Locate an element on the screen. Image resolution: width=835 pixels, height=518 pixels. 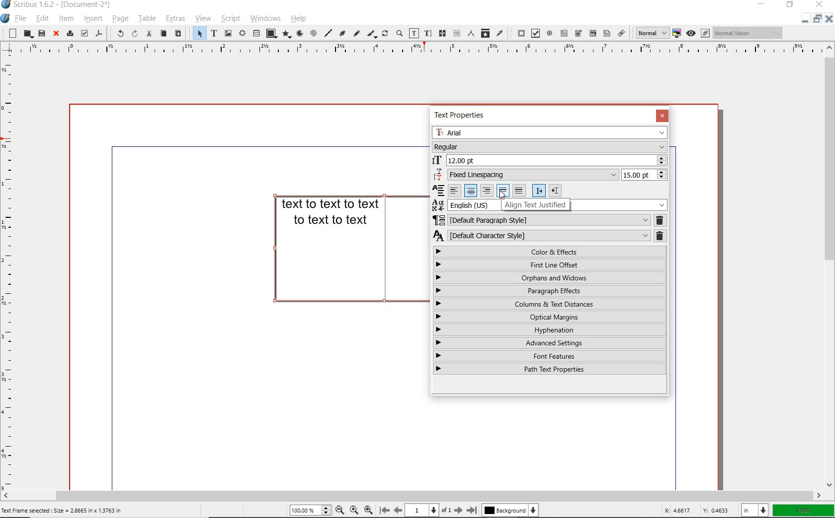
edit text with story editor is located at coordinates (427, 34).